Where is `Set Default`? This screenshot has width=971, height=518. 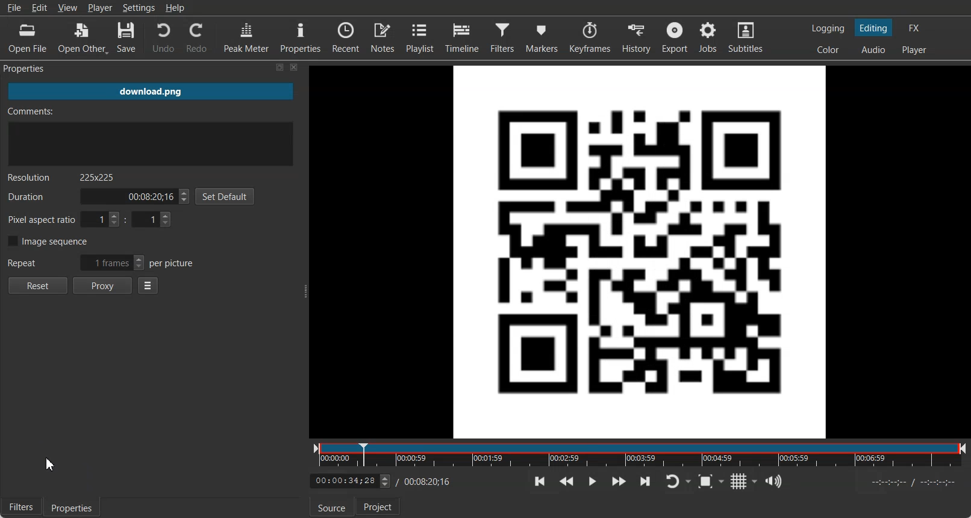
Set Default is located at coordinates (226, 197).